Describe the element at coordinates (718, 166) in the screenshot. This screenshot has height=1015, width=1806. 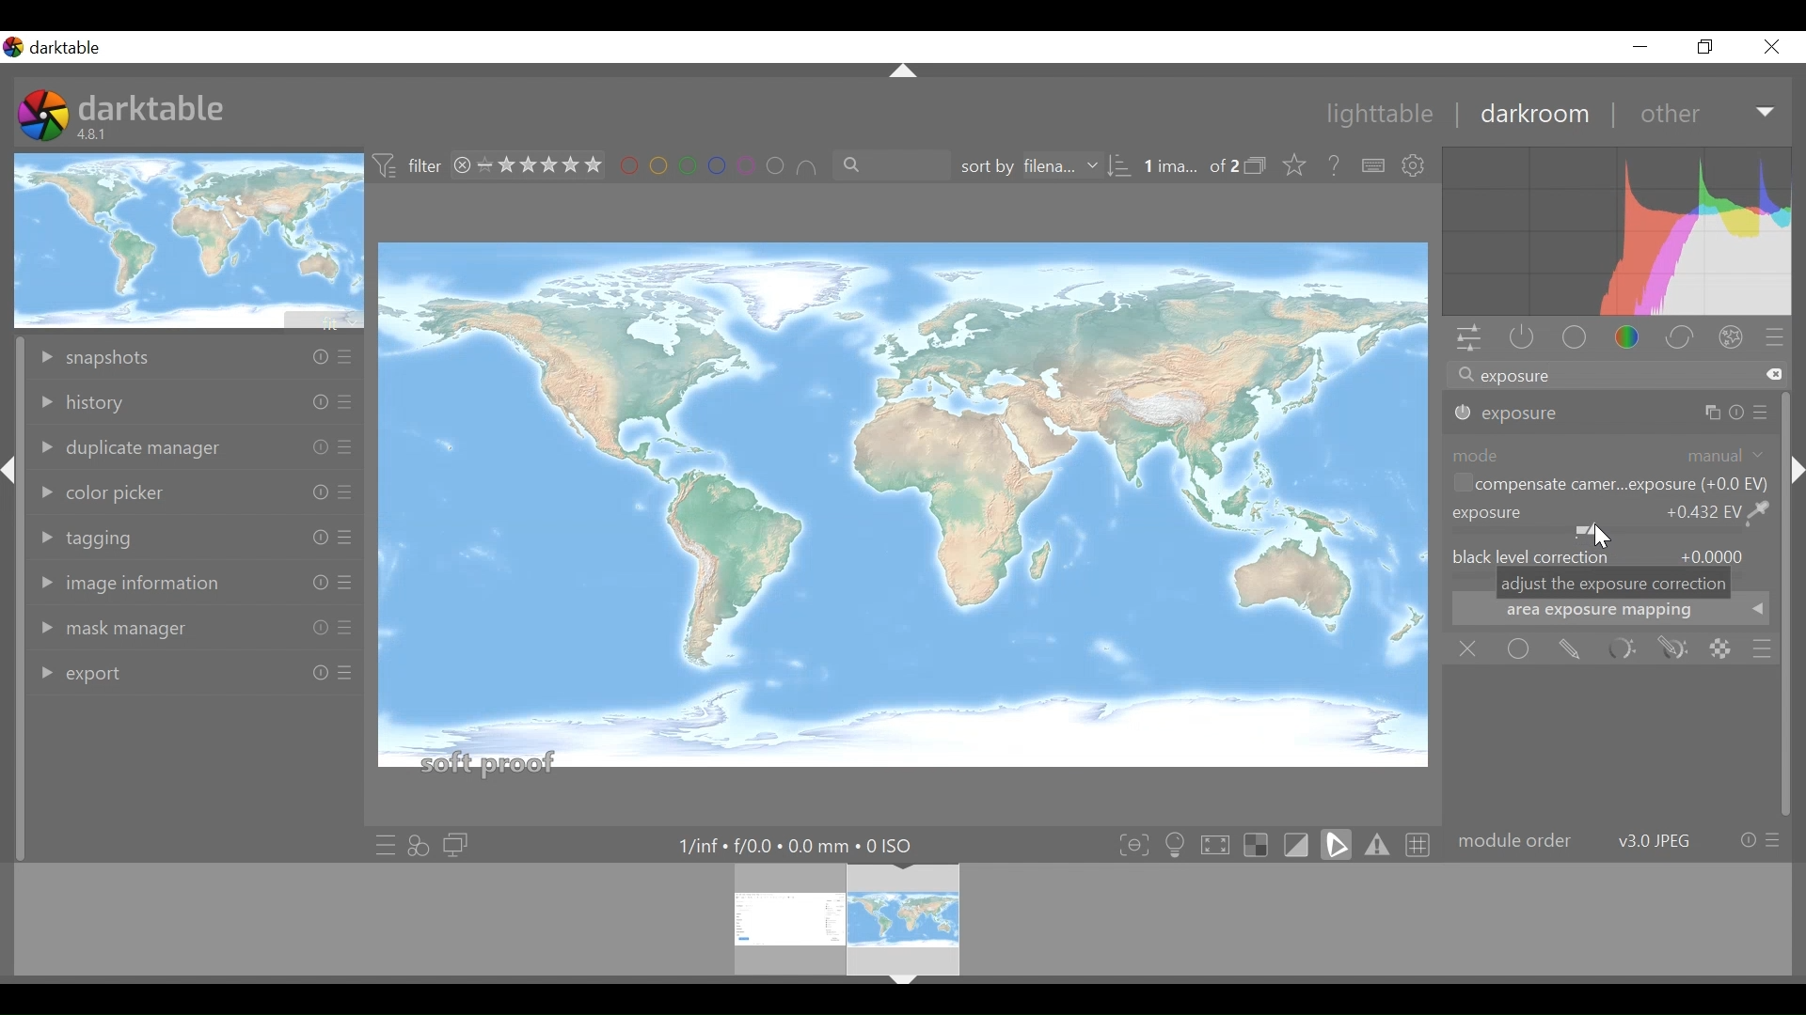
I see `set color labels` at that location.